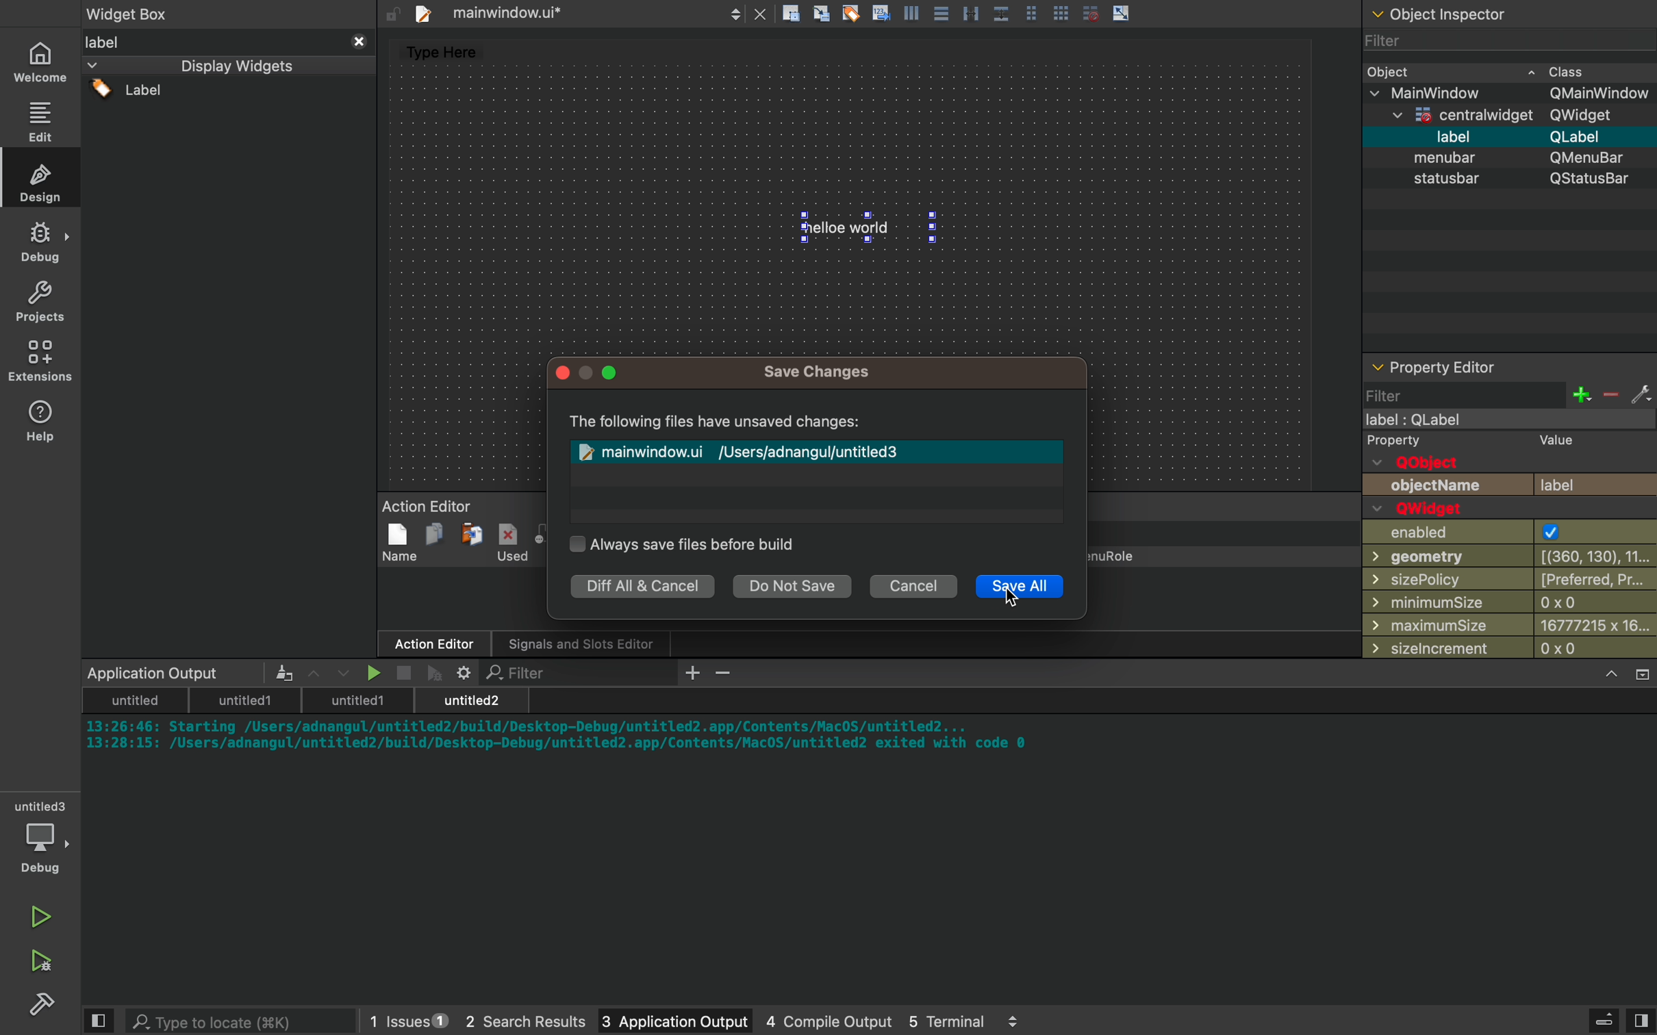  Describe the element at coordinates (644, 586) in the screenshot. I see `diff all` at that location.